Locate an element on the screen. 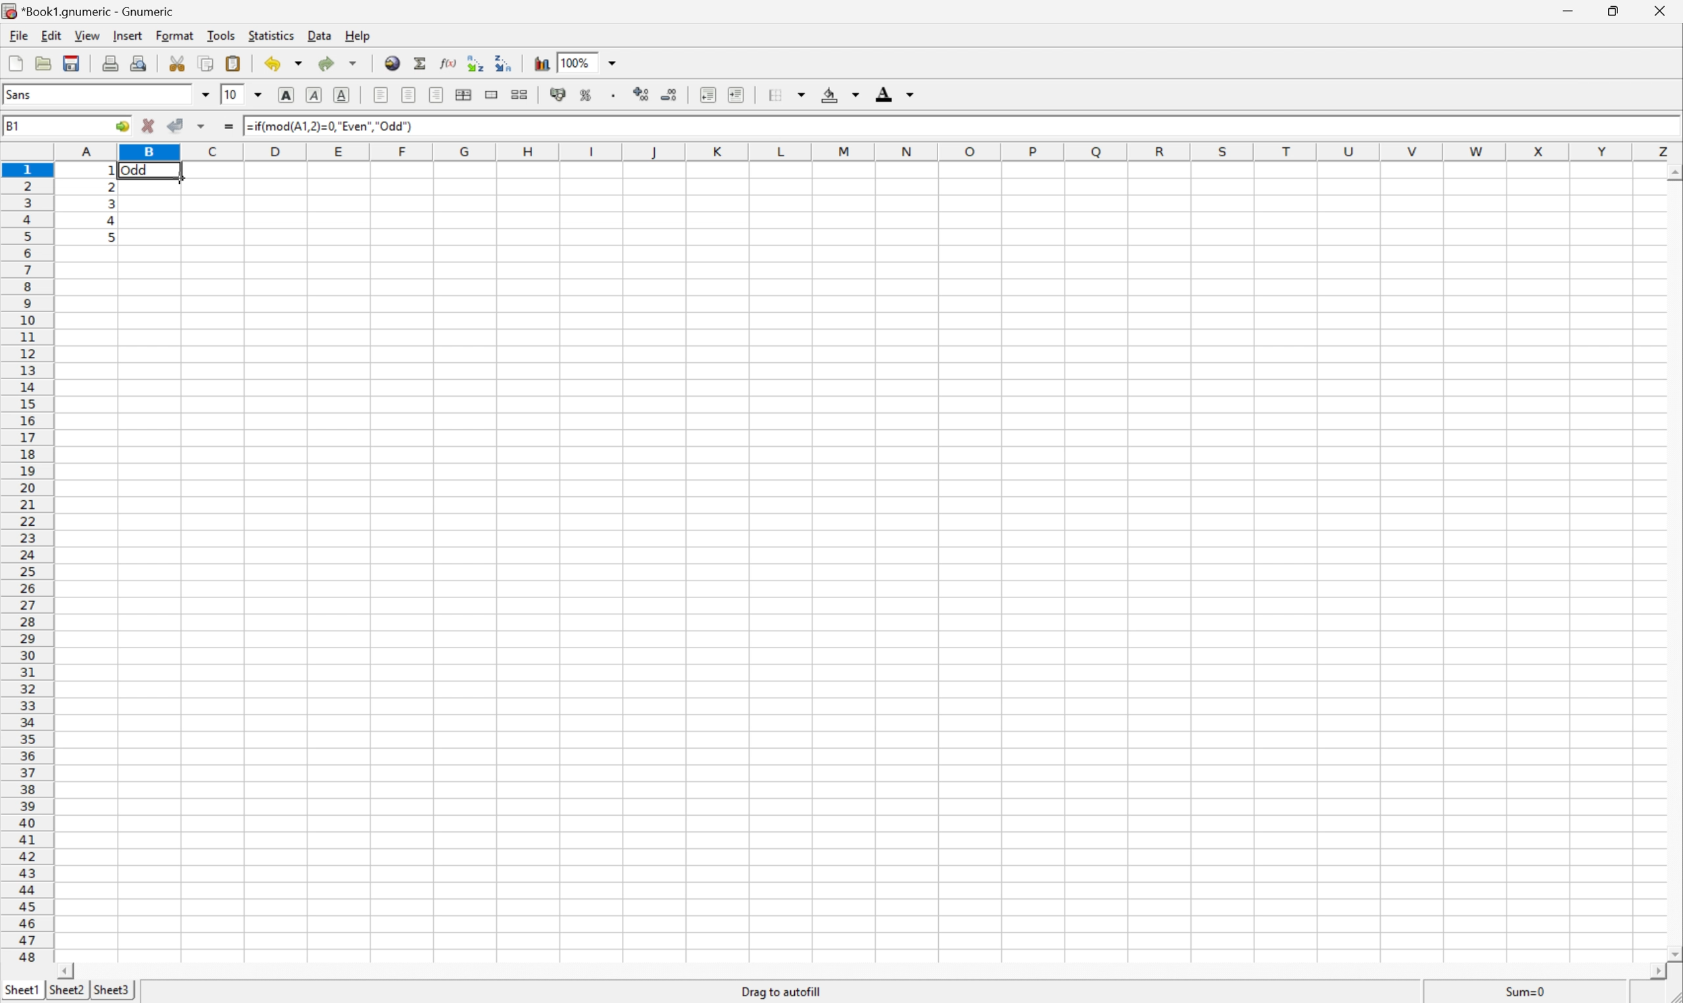 This screenshot has height=1003, width=1683. Increase indent, and align the contents to the left is located at coordinates (737, 93).